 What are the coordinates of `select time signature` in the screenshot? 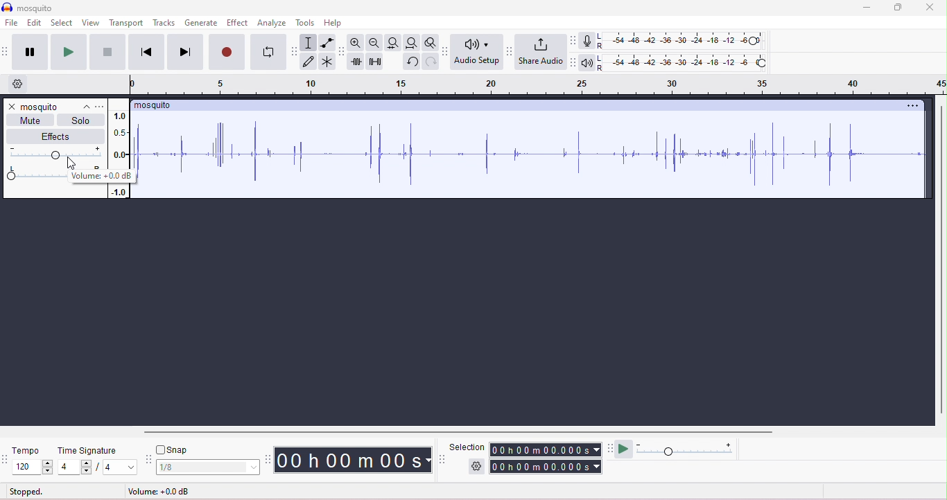 It's located at (116, 467).